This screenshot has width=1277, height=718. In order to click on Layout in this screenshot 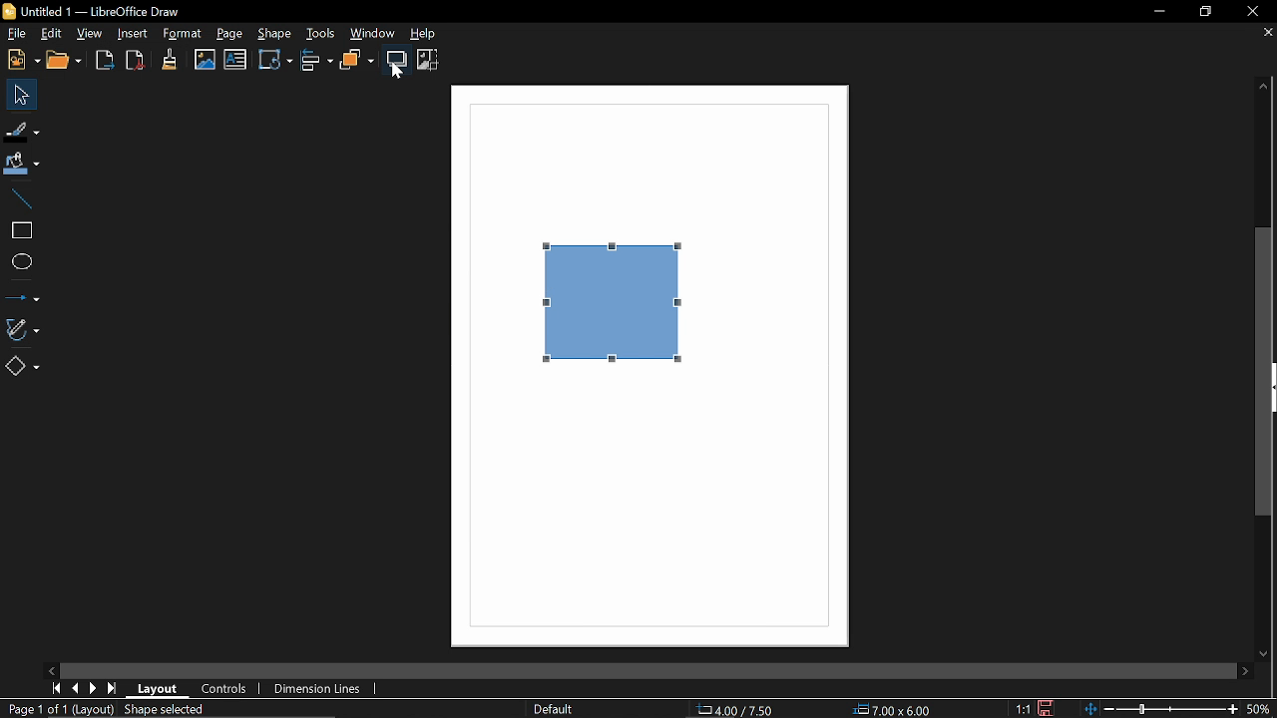, I will do `click(161, 690)`.